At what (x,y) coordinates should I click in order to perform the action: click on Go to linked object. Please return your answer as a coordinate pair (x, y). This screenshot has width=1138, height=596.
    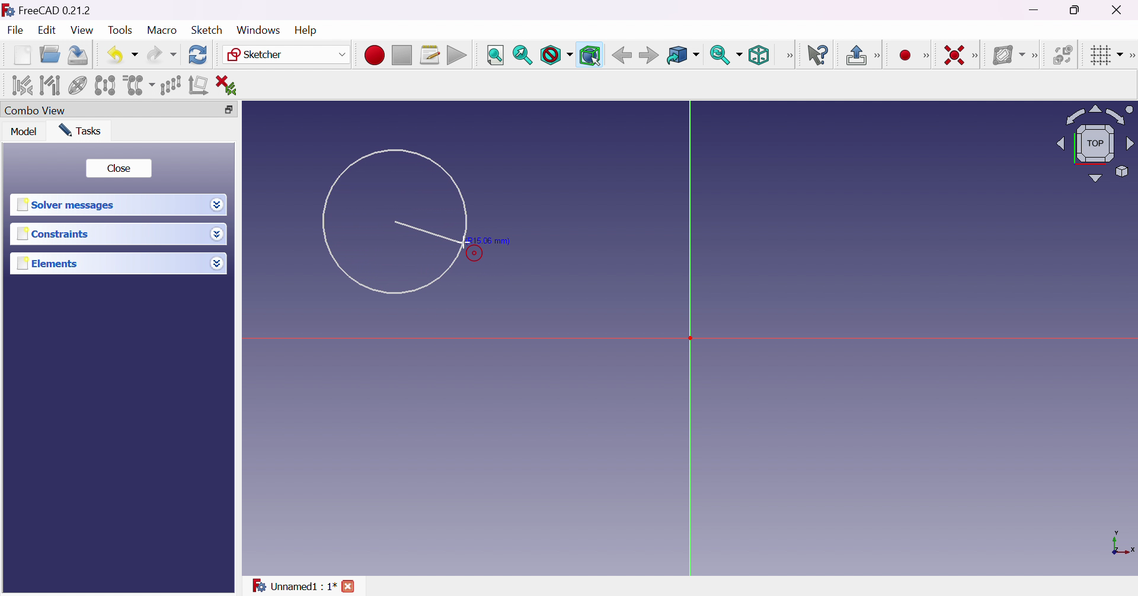
    Looking at the image, I should click on (682, 56).